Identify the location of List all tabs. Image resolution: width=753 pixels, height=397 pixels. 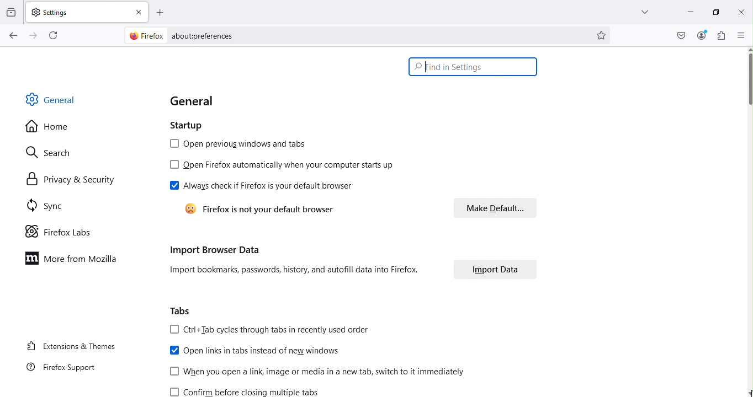
(641, 12).